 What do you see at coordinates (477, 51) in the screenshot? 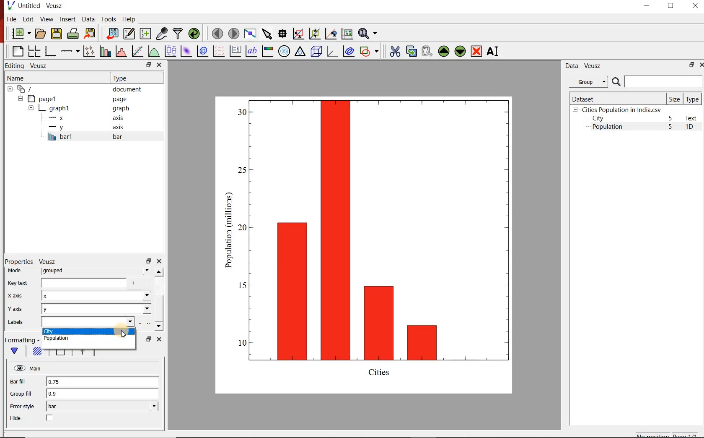
I see `remove the selected widgets` at bounding box center [477, 51].